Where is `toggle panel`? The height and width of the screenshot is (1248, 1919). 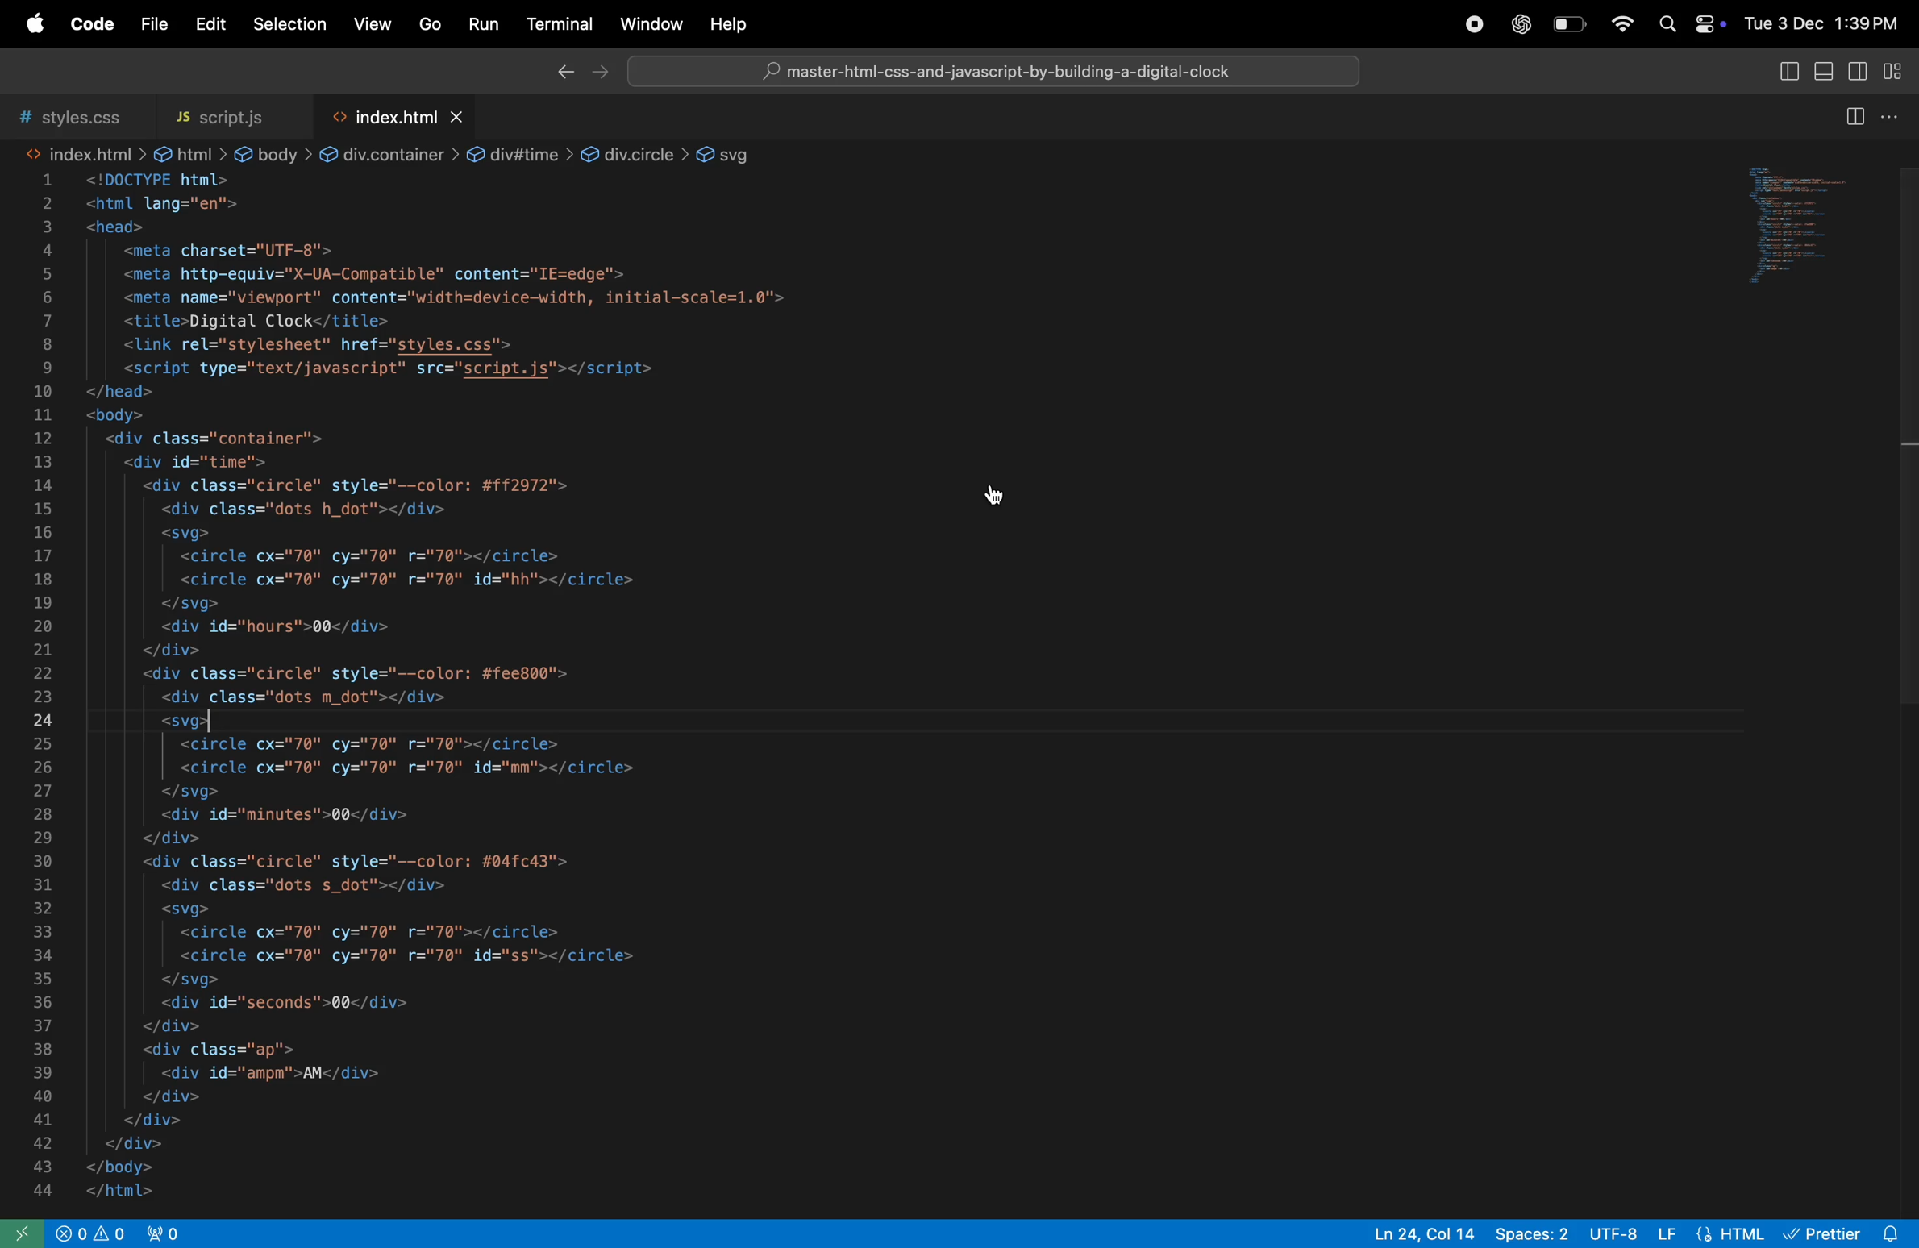
toggle panel is located at coordinates (1823, 73).